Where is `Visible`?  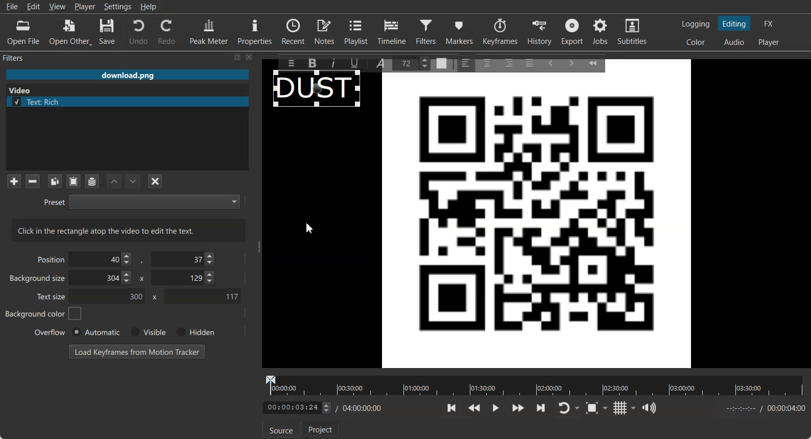 Visible is located at coordinates (147, 332).